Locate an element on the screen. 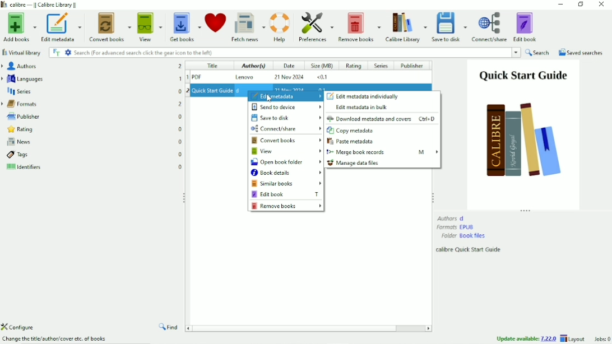 This screenshot has width=612, height=344. Connect/Share is located at coordinates (286, 128).